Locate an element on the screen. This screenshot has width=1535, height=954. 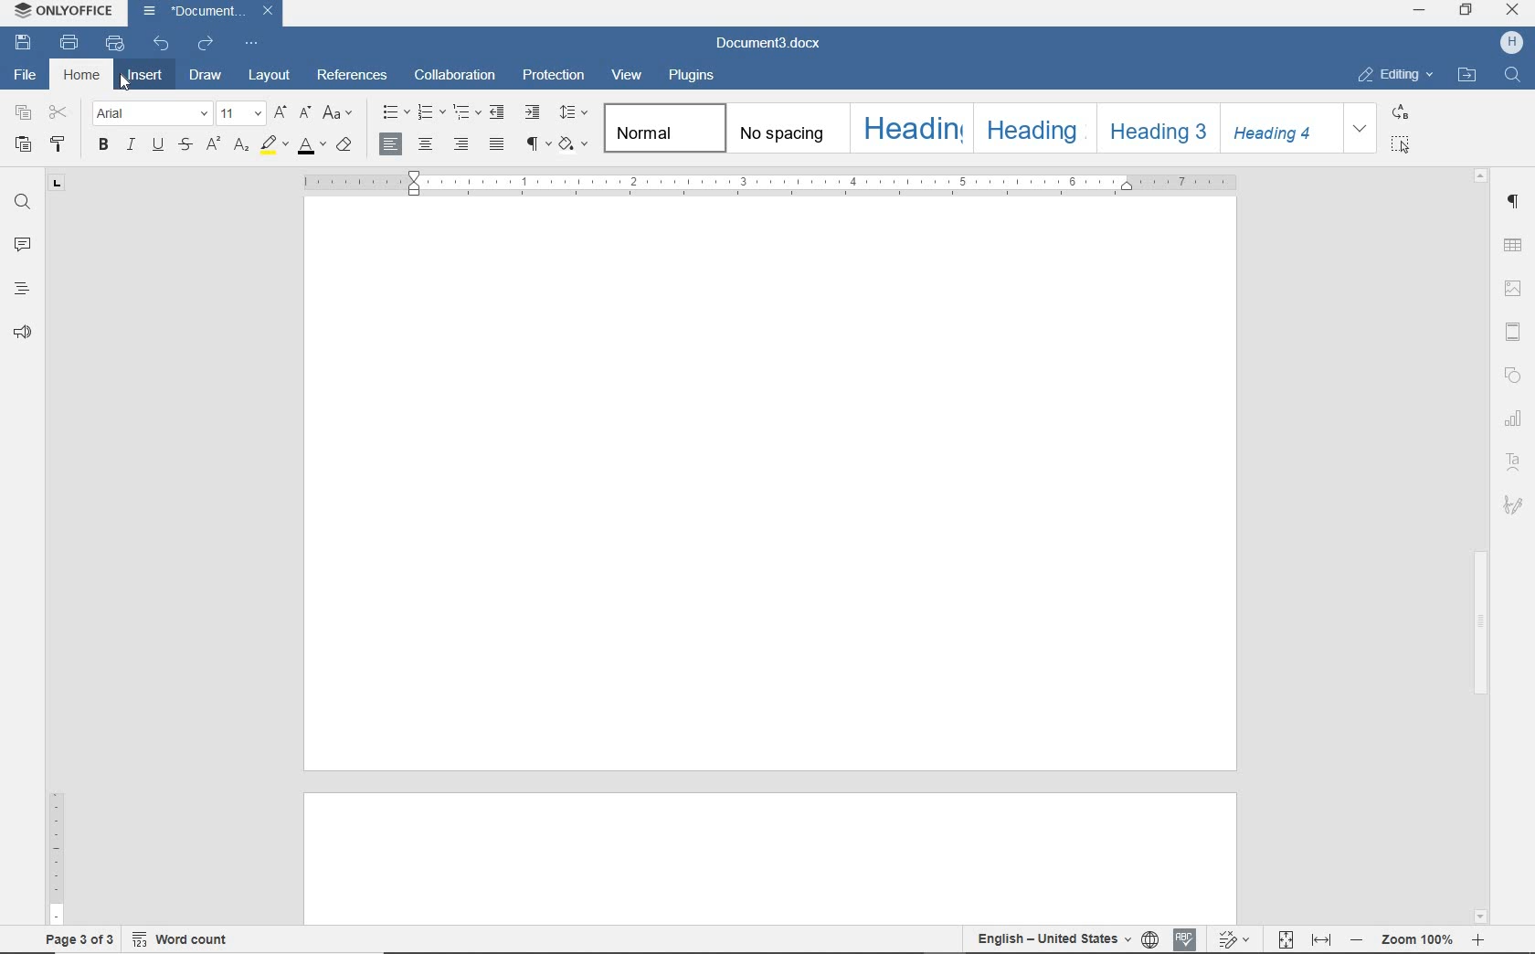
OnlyOffice is located at coordinates (61, 12).